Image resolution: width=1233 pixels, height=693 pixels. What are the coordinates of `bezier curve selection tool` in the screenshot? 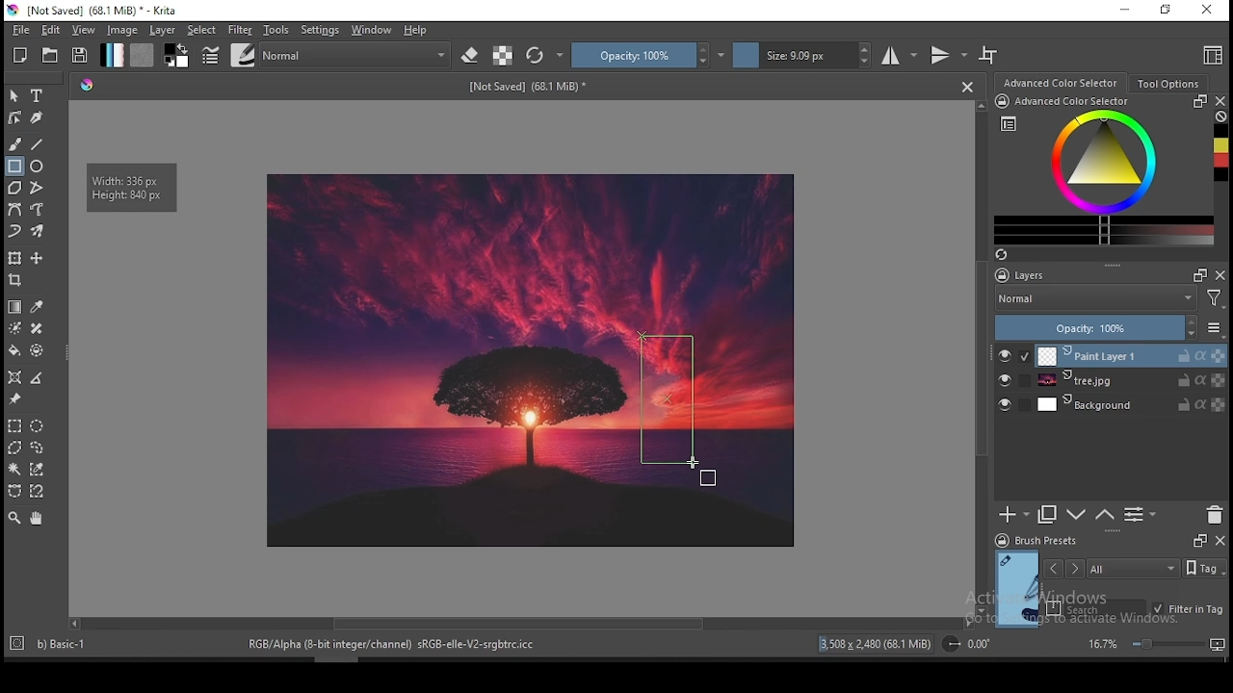 It's located at (13, 492).